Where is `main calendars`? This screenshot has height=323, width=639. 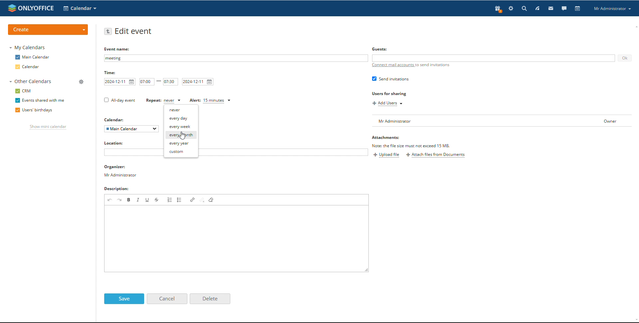 main calendars is located at coordinates (32, 57).